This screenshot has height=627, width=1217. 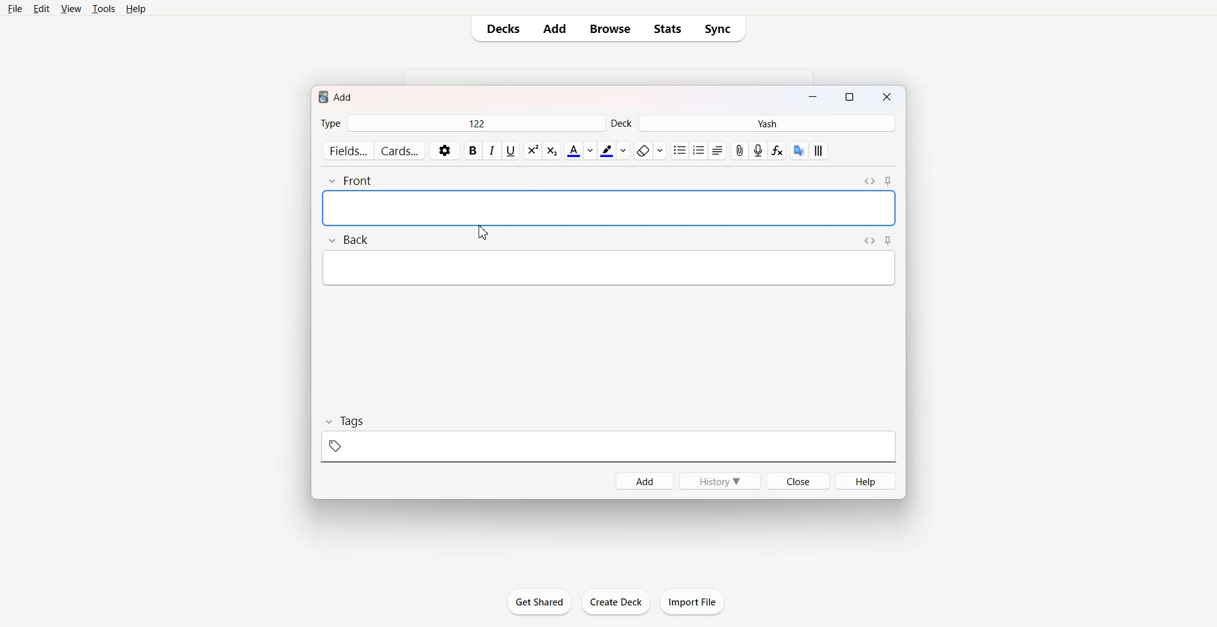 What do you see at coordinates (347, 150) in the screenshot?
I see `Fields` at bounding box center [347, 150].